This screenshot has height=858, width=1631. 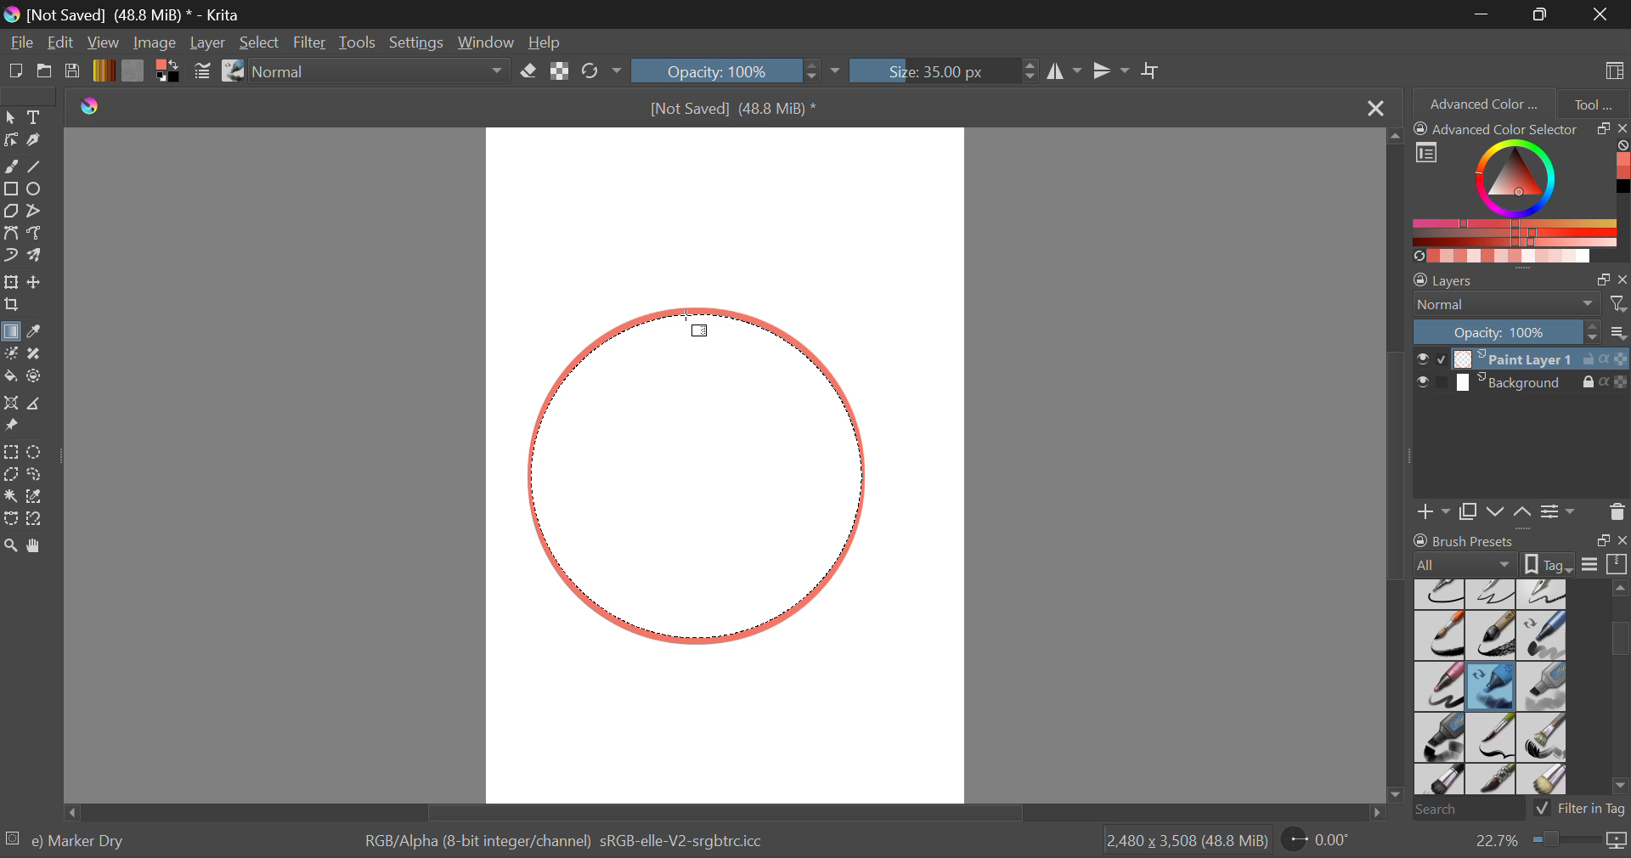 What do you see at coordinates (37, 474) in the screenshot?
I see `Freehand Selection Tool` at bounding box center [37, 474].